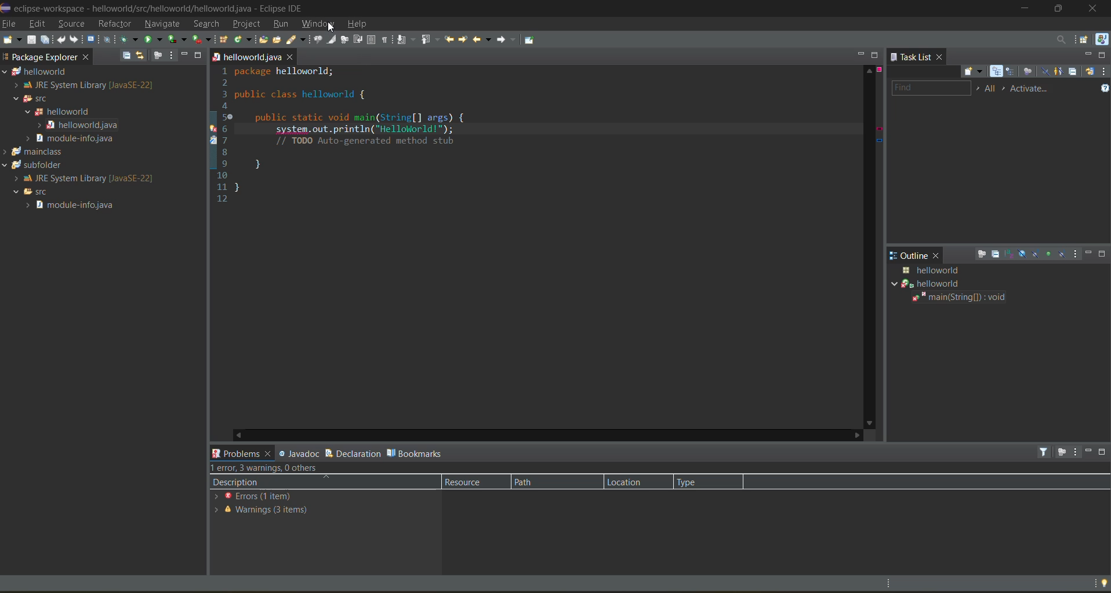  I want to click on helloworld, so click(74, 110).